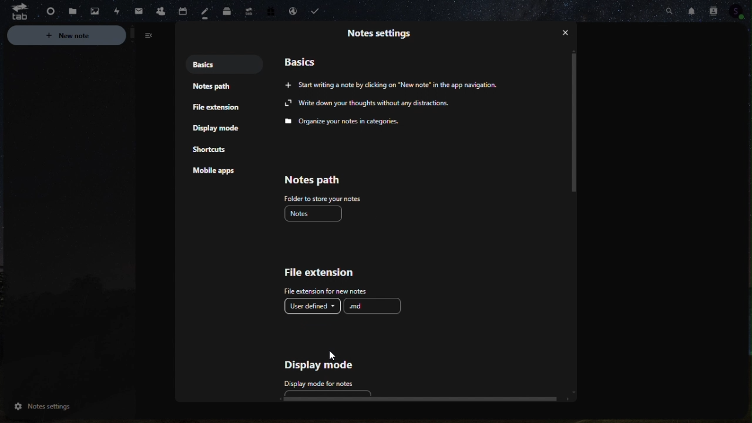  I want to click on New note, so click(85, 36).